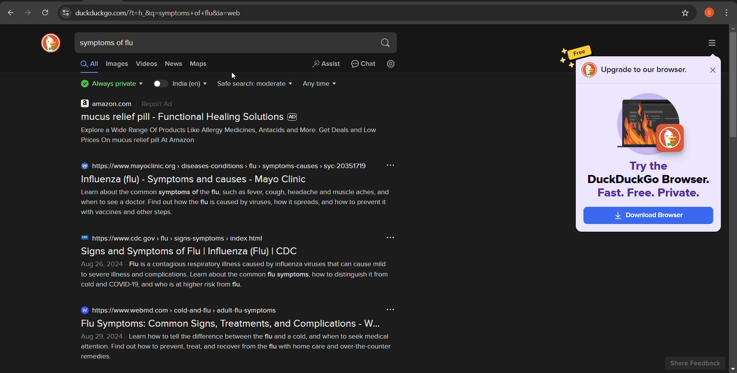 The width and height of the screenshot is (737, 373). What do you see at coordinates (45, 14) in the screenshot?
I see `reload` at bounding box center [45, 14].